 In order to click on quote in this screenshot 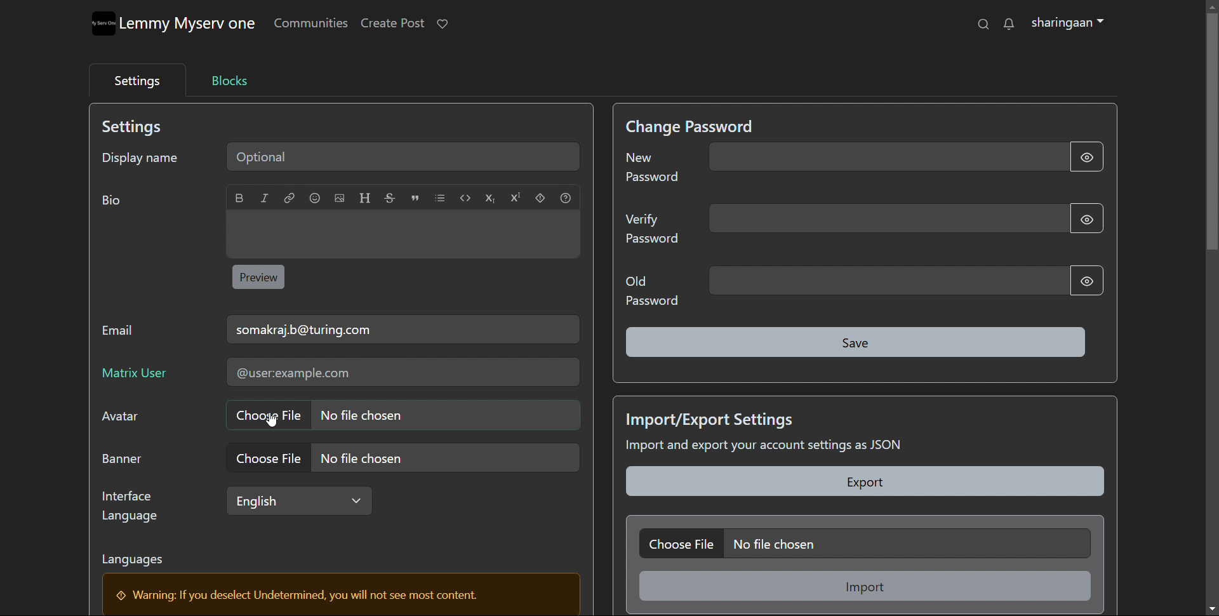, I will do `click(415, 199)`.